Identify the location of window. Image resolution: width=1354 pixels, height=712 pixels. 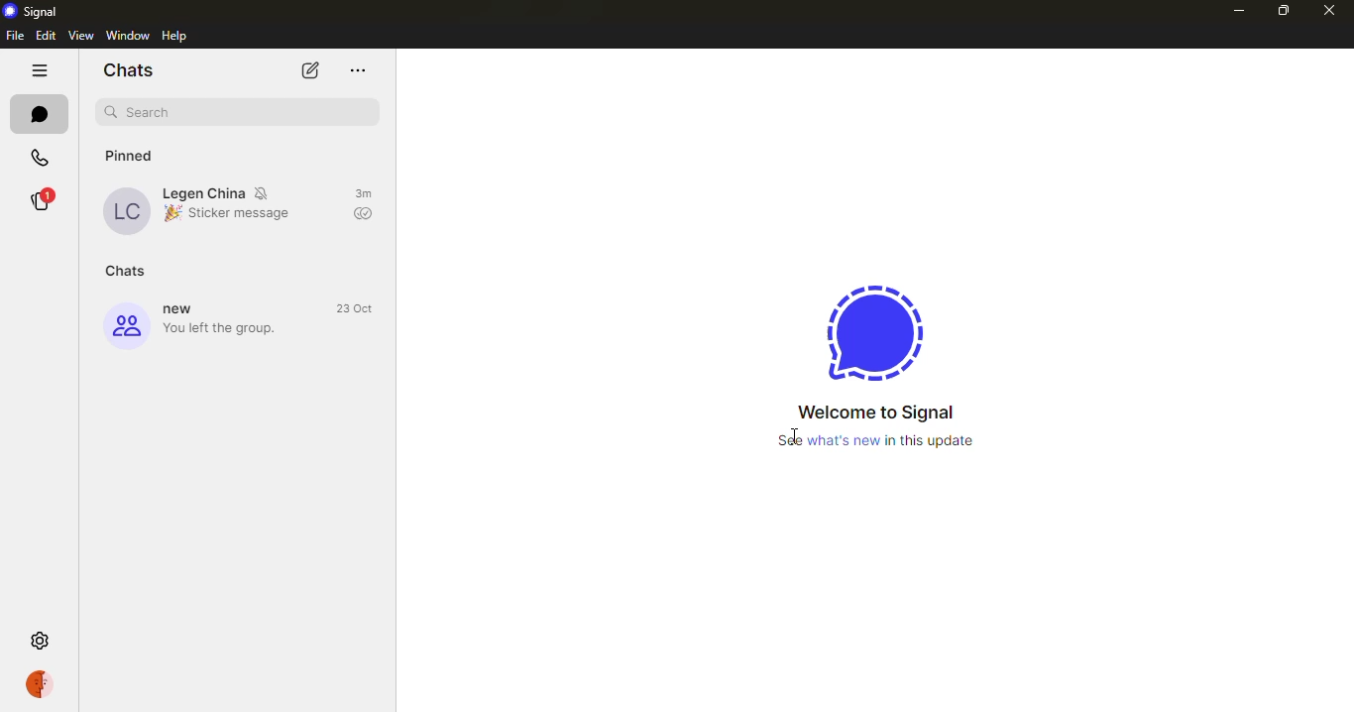
(127, 35).